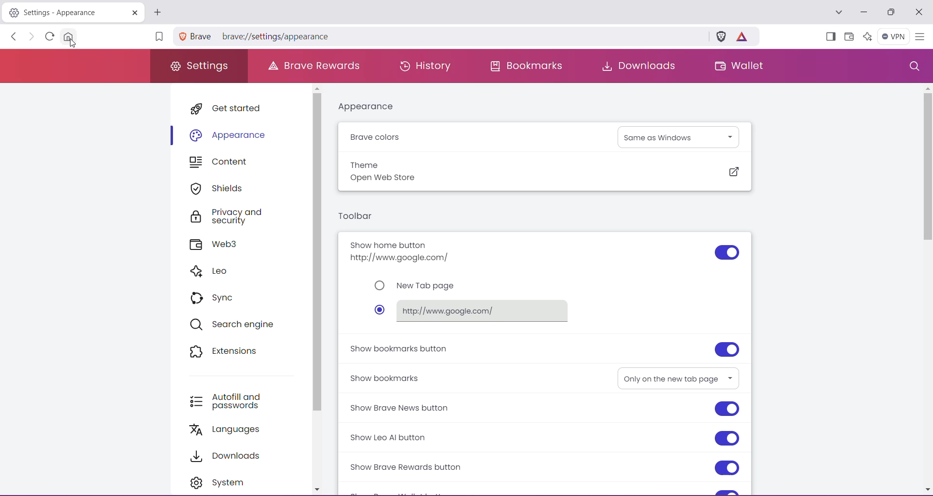  Describe the element at coordinates (474, 311) in the screenshot. I see `Click to set URL for new Homepage` at that location.